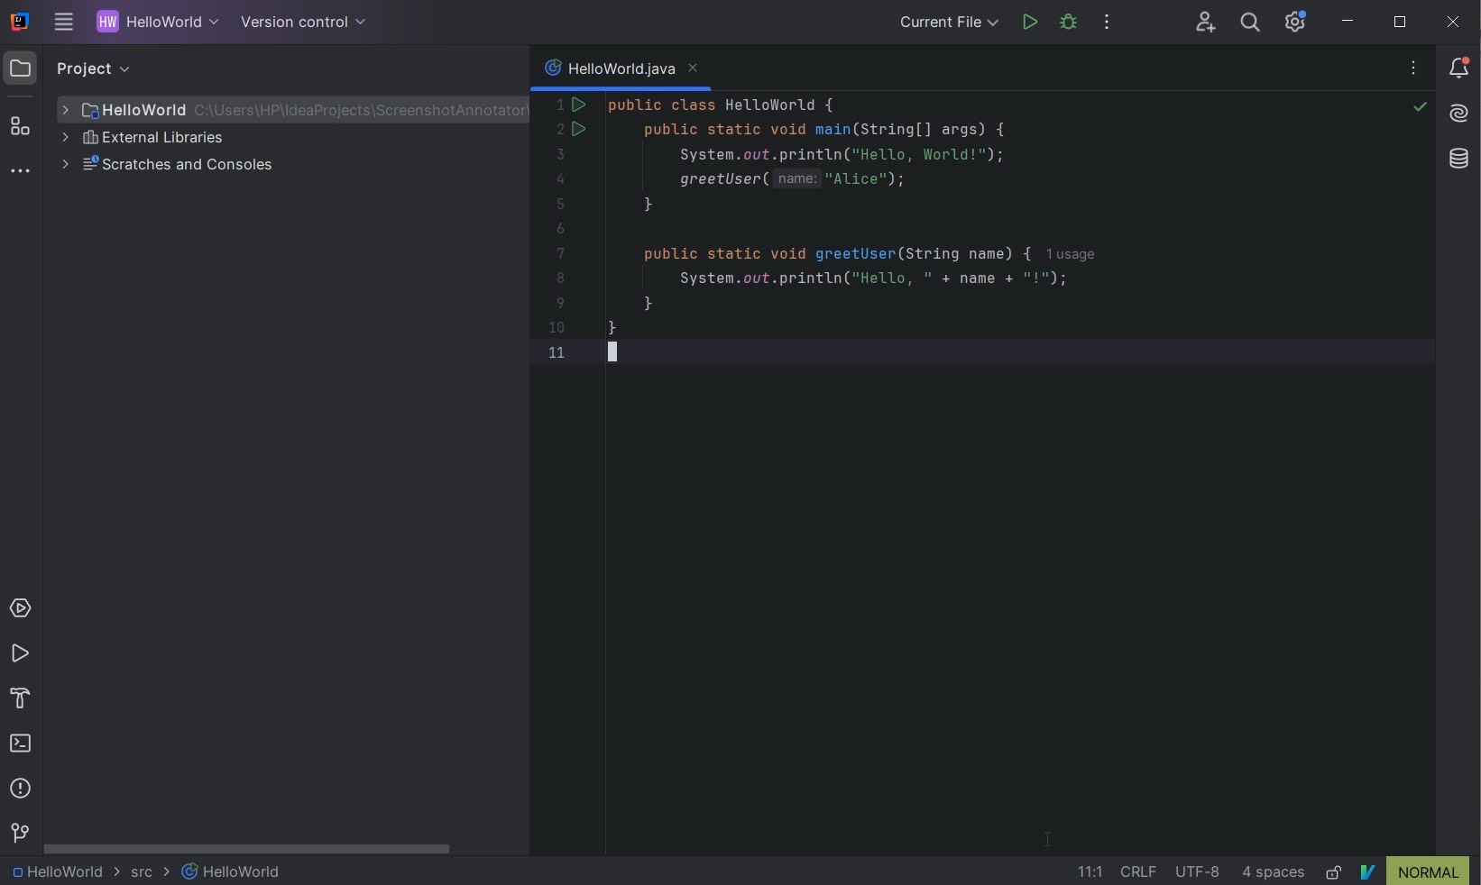 This screenshot has width=1481, height=885. I want to click on installed plugin, so click(1414, 871).